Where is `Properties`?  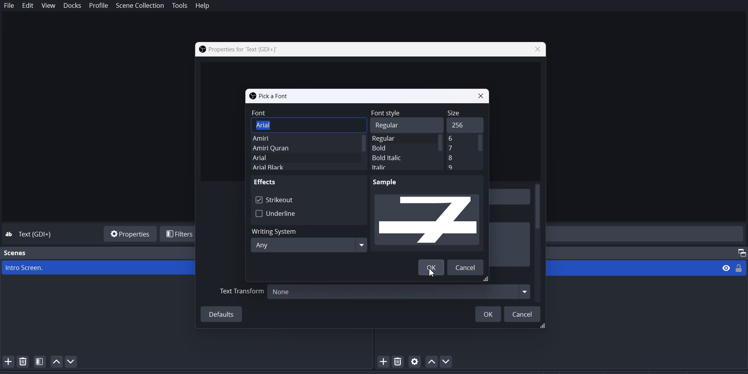 Properties is located at coordinates (129, 233).